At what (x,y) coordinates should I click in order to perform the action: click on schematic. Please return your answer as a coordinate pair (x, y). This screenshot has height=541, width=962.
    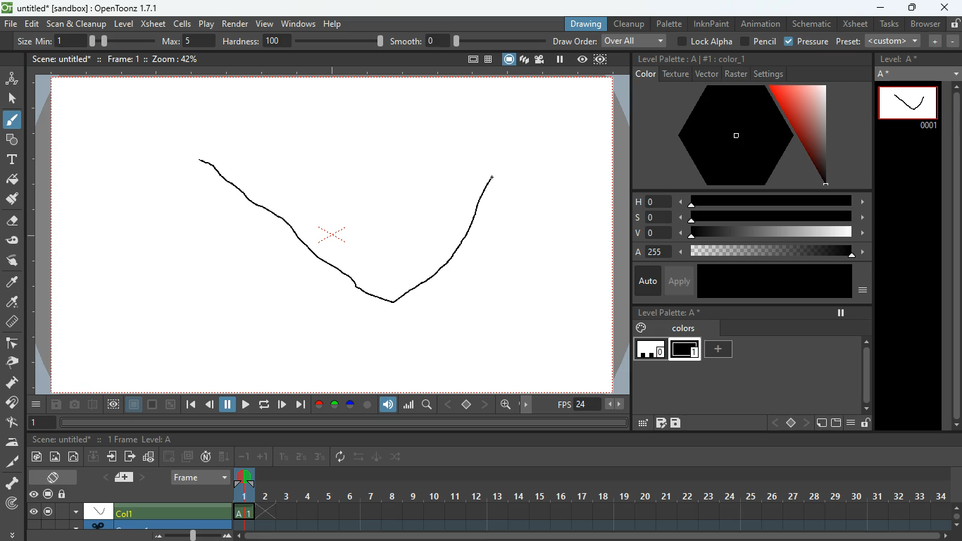
    Looking at the image, I should click on (811, 24).